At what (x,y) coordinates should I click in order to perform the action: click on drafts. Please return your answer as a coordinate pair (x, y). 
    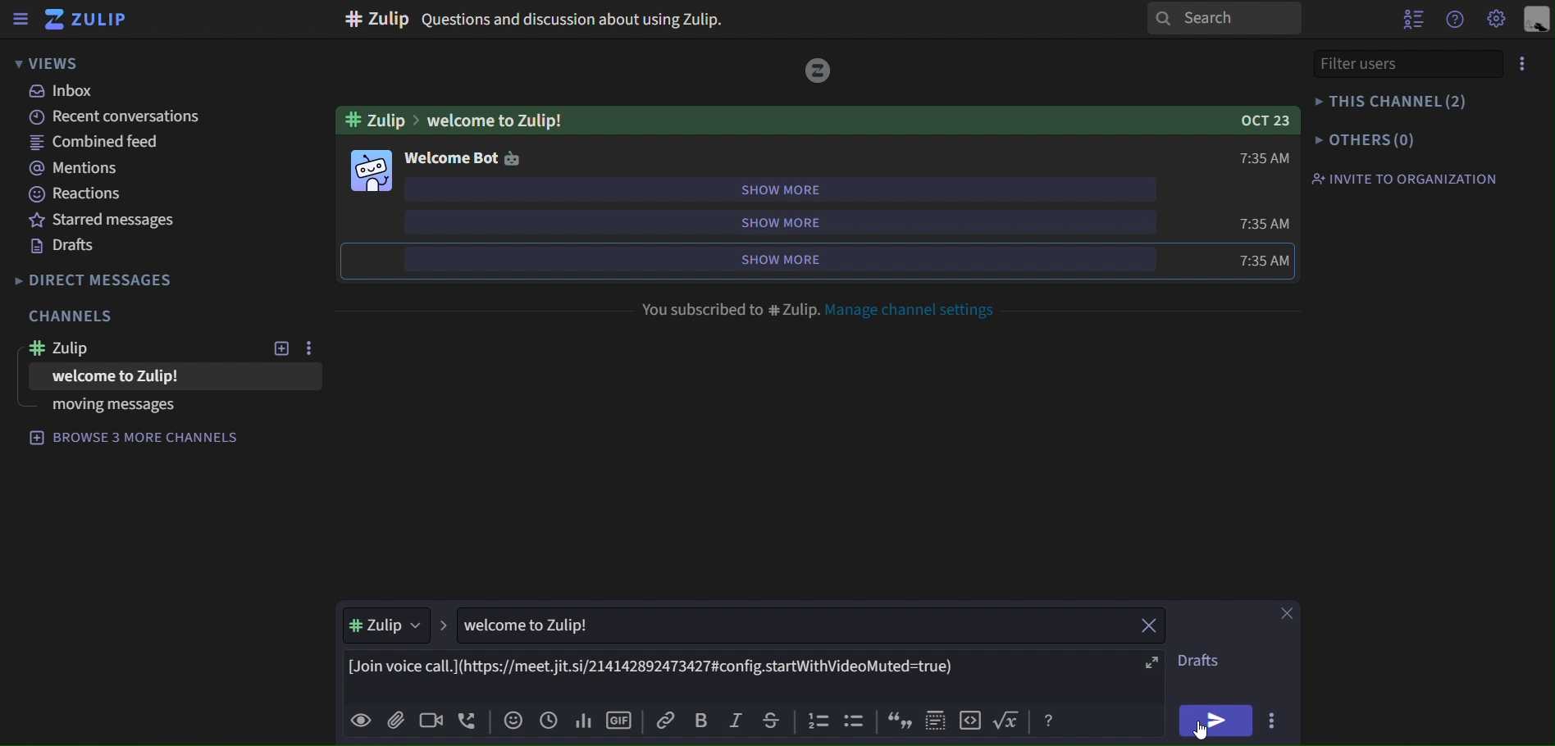
    Looking at the image, I should click on (1196, 661).